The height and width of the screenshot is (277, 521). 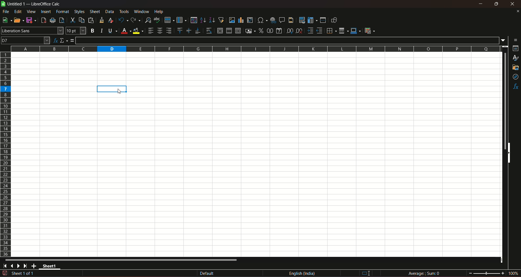 I want to click on align center, so click(x=160, y=31).